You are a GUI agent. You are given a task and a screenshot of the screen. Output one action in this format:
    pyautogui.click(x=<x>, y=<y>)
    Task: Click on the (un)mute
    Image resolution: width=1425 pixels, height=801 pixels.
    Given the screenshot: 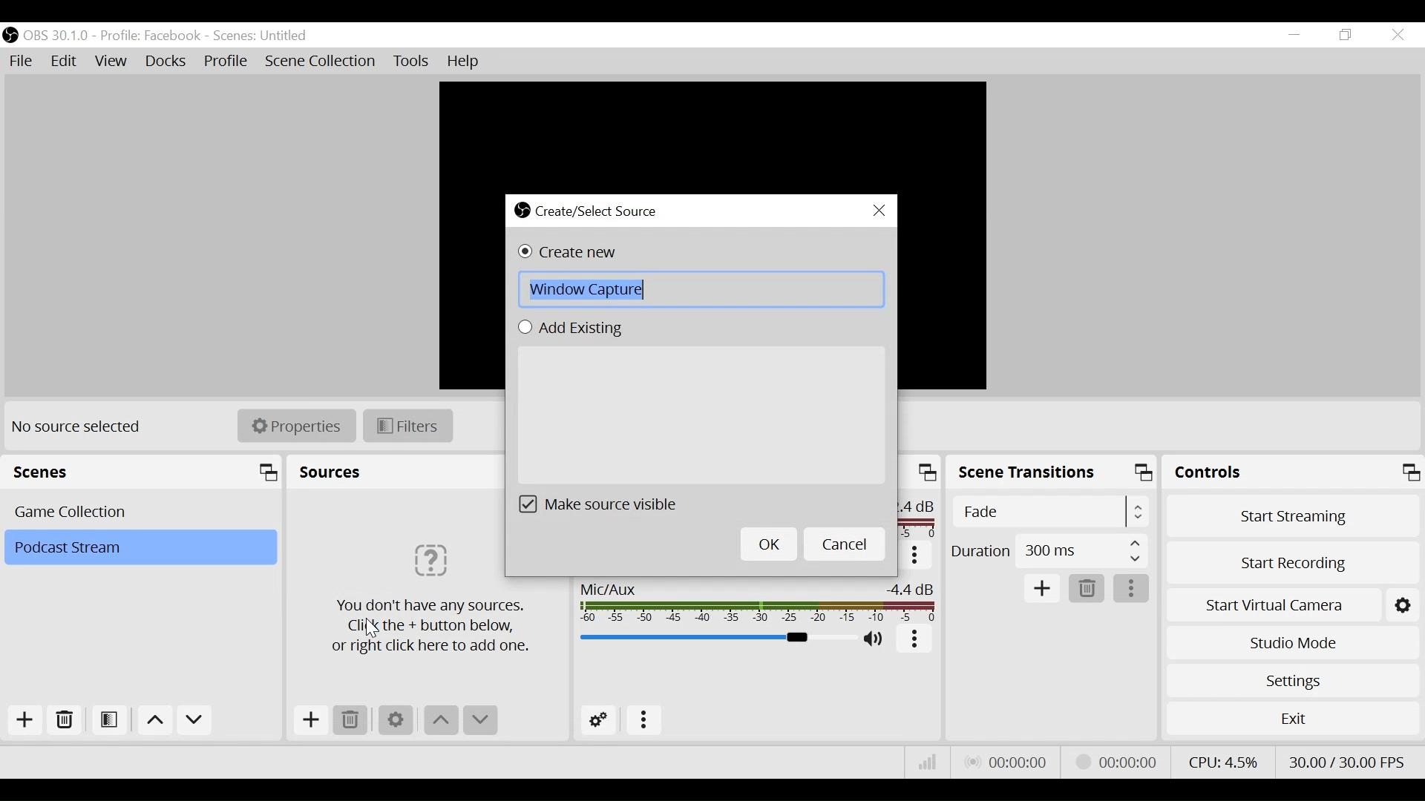 What is the action you would take?
    pyautogui.click(x=875, y=639)
    